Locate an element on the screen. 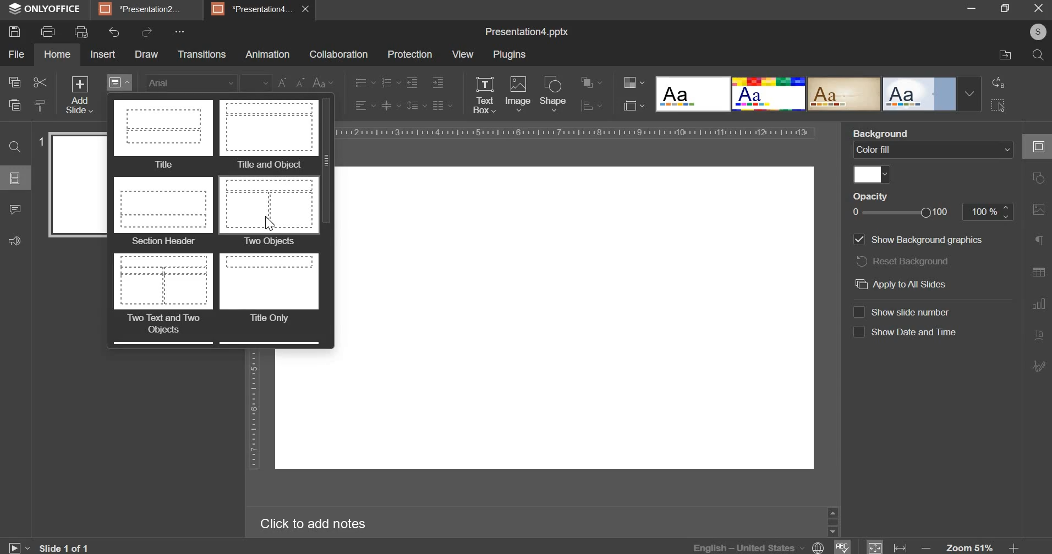  design is located at coordinates (920, 95).